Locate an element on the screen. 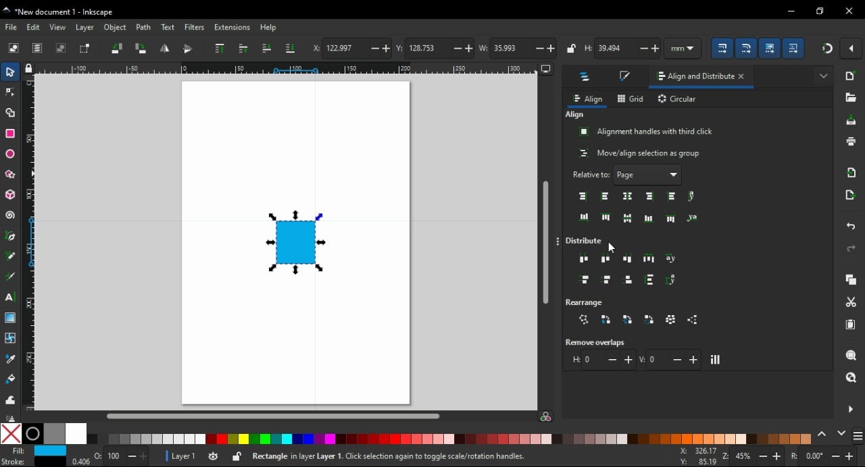 This screenshot has width=865, height=467. distribute is located at coordinates (588, 241).